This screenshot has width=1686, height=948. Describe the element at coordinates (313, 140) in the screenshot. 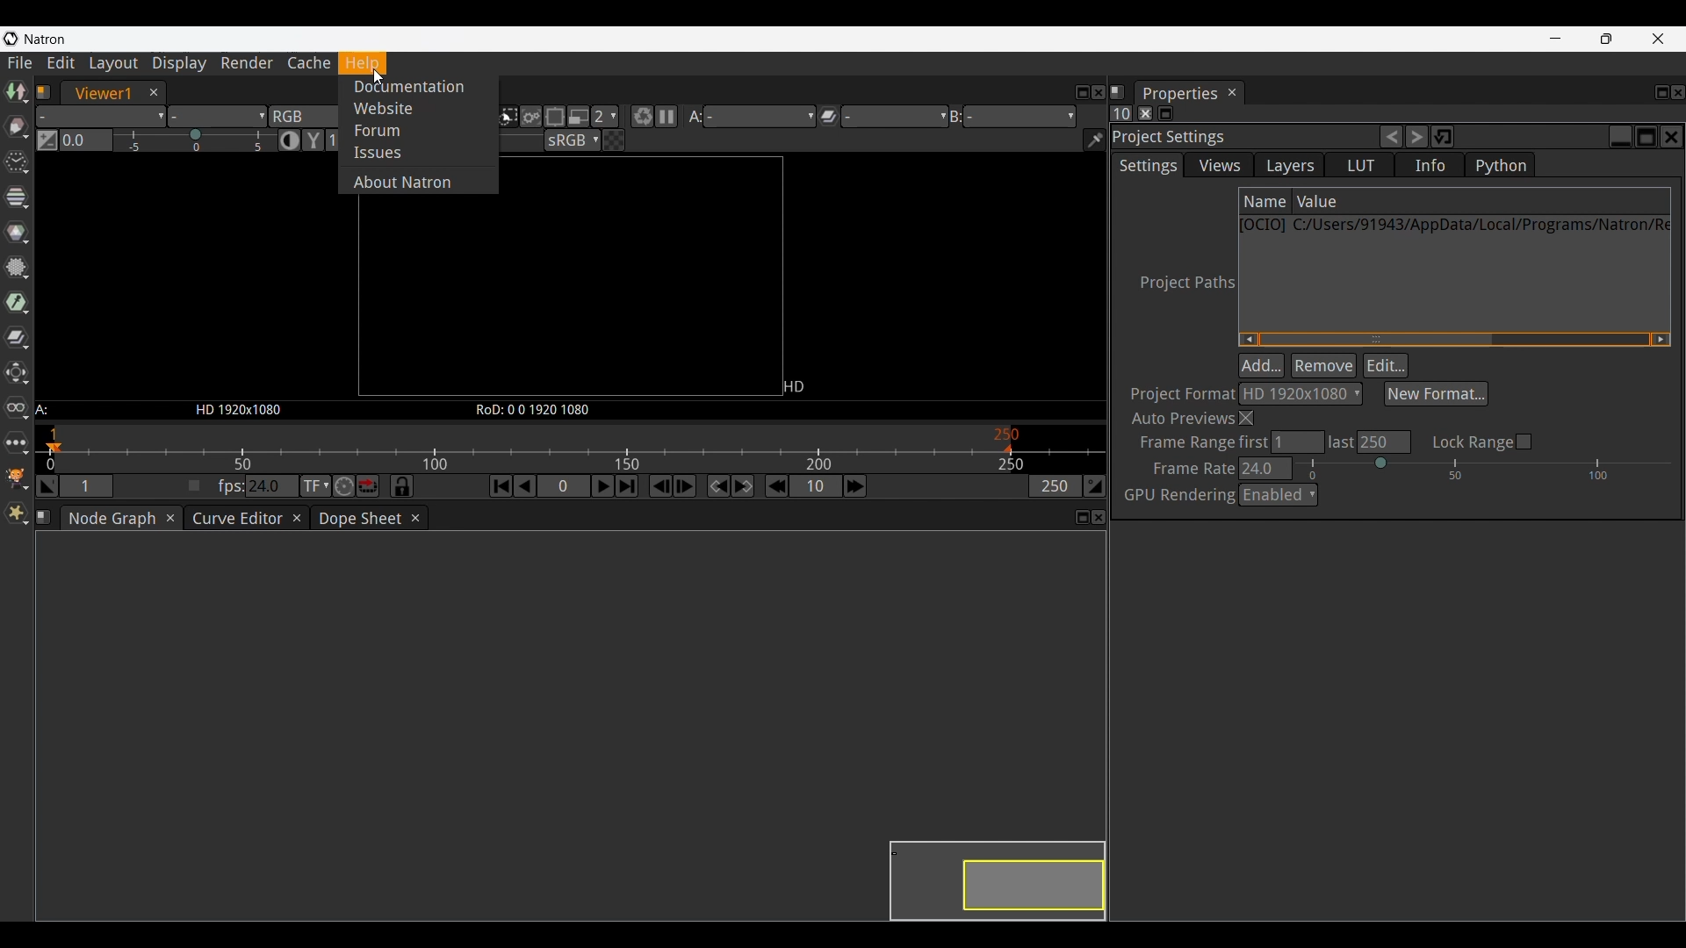

I see `Viewer gamma correction` at that location.